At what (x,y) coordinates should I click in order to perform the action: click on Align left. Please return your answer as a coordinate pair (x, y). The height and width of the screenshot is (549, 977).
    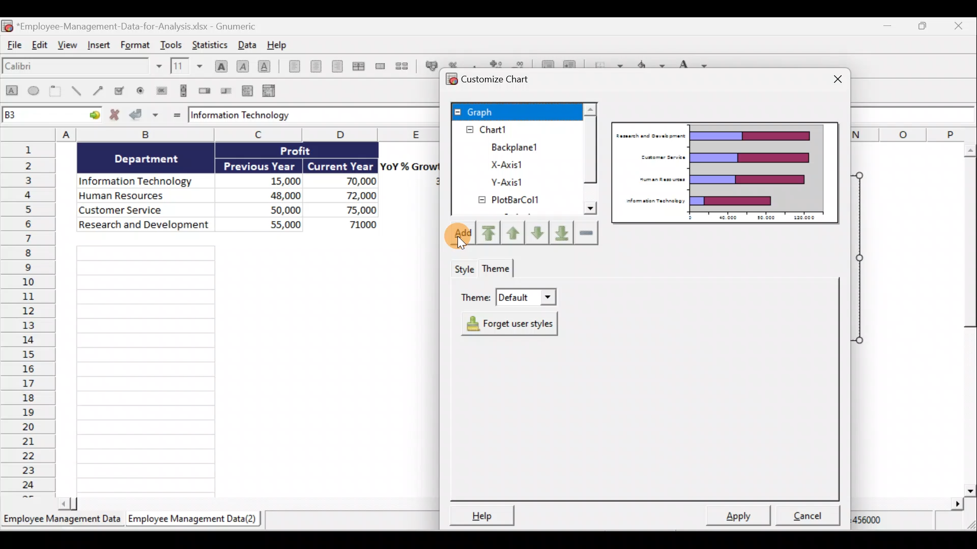
    Looking at the image, I should click on (291, 68).